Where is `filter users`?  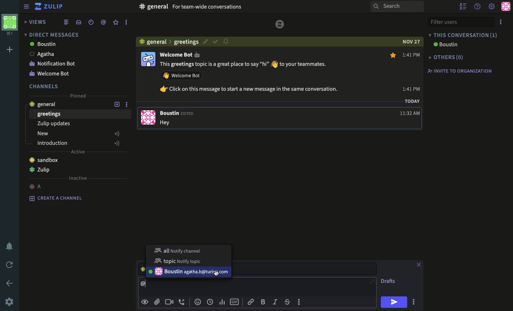
filter users is located at coordinates (460, 22).